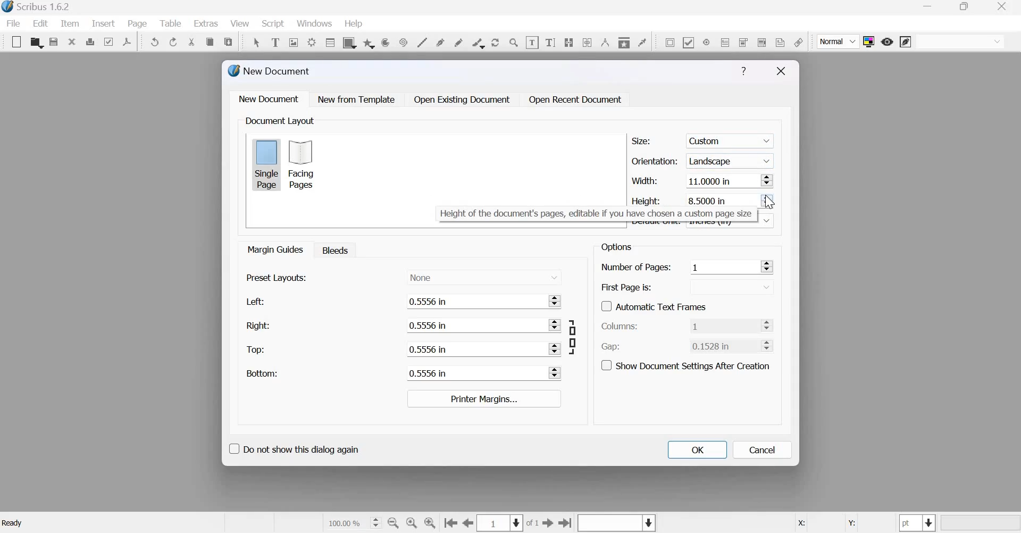  Describe the element at coordinates (210, 42) in the screenshot. I see `copy` at that location.